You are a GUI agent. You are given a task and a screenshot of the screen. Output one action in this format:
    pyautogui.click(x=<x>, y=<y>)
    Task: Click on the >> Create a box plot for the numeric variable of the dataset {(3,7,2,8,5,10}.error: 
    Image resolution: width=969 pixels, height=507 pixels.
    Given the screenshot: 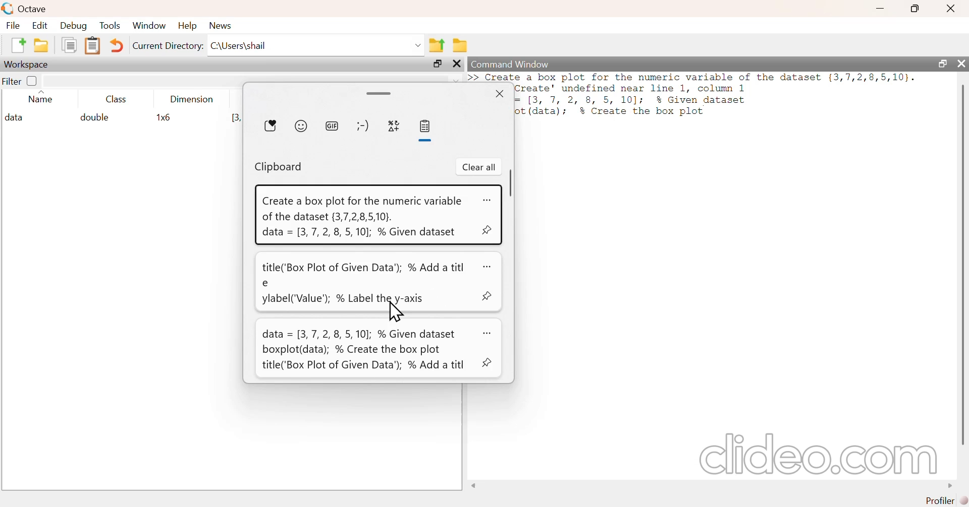 What is the action you would take?
    pyautogui.click(x=698, y=51)
    